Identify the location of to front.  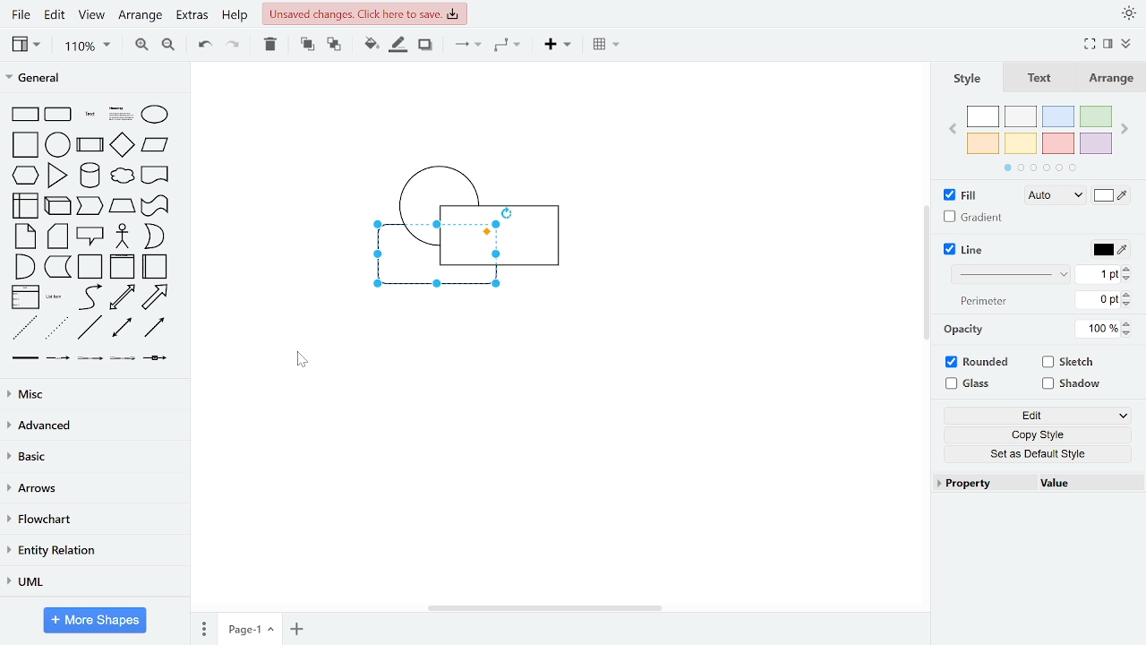
(306, 47).